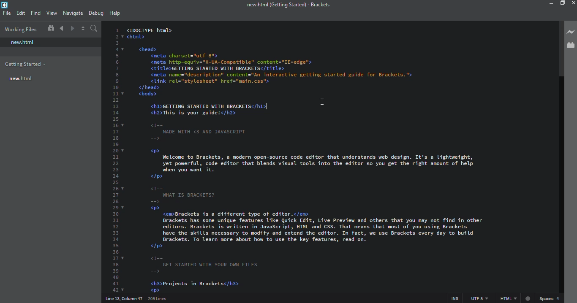 The width and height of the screenshot is (577, 303). Describe the element at coordinates (73, 12) in the screenshot. I see `navigate` at that location.